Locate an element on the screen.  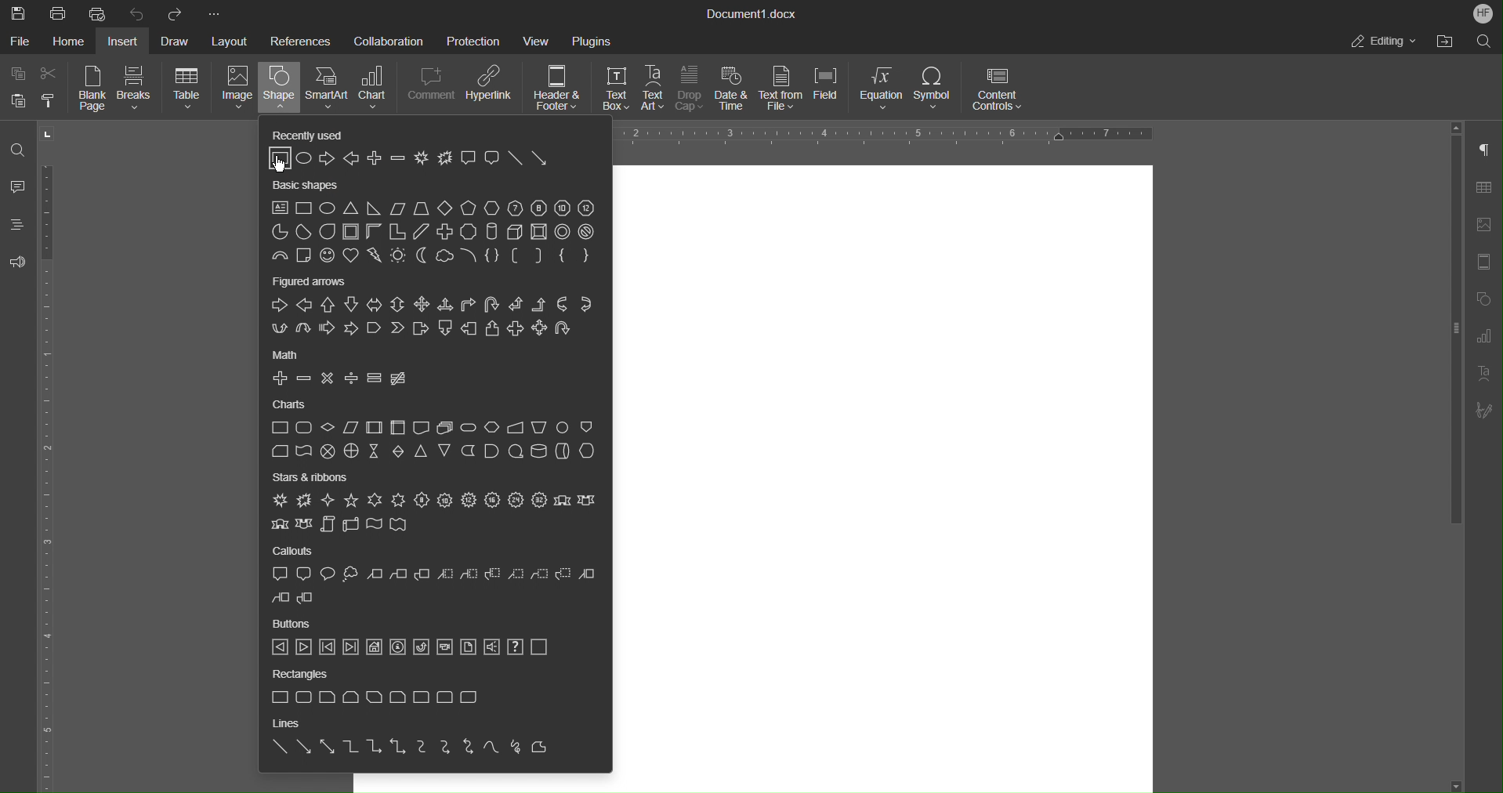
Undo is located at coordinates (137, 13).